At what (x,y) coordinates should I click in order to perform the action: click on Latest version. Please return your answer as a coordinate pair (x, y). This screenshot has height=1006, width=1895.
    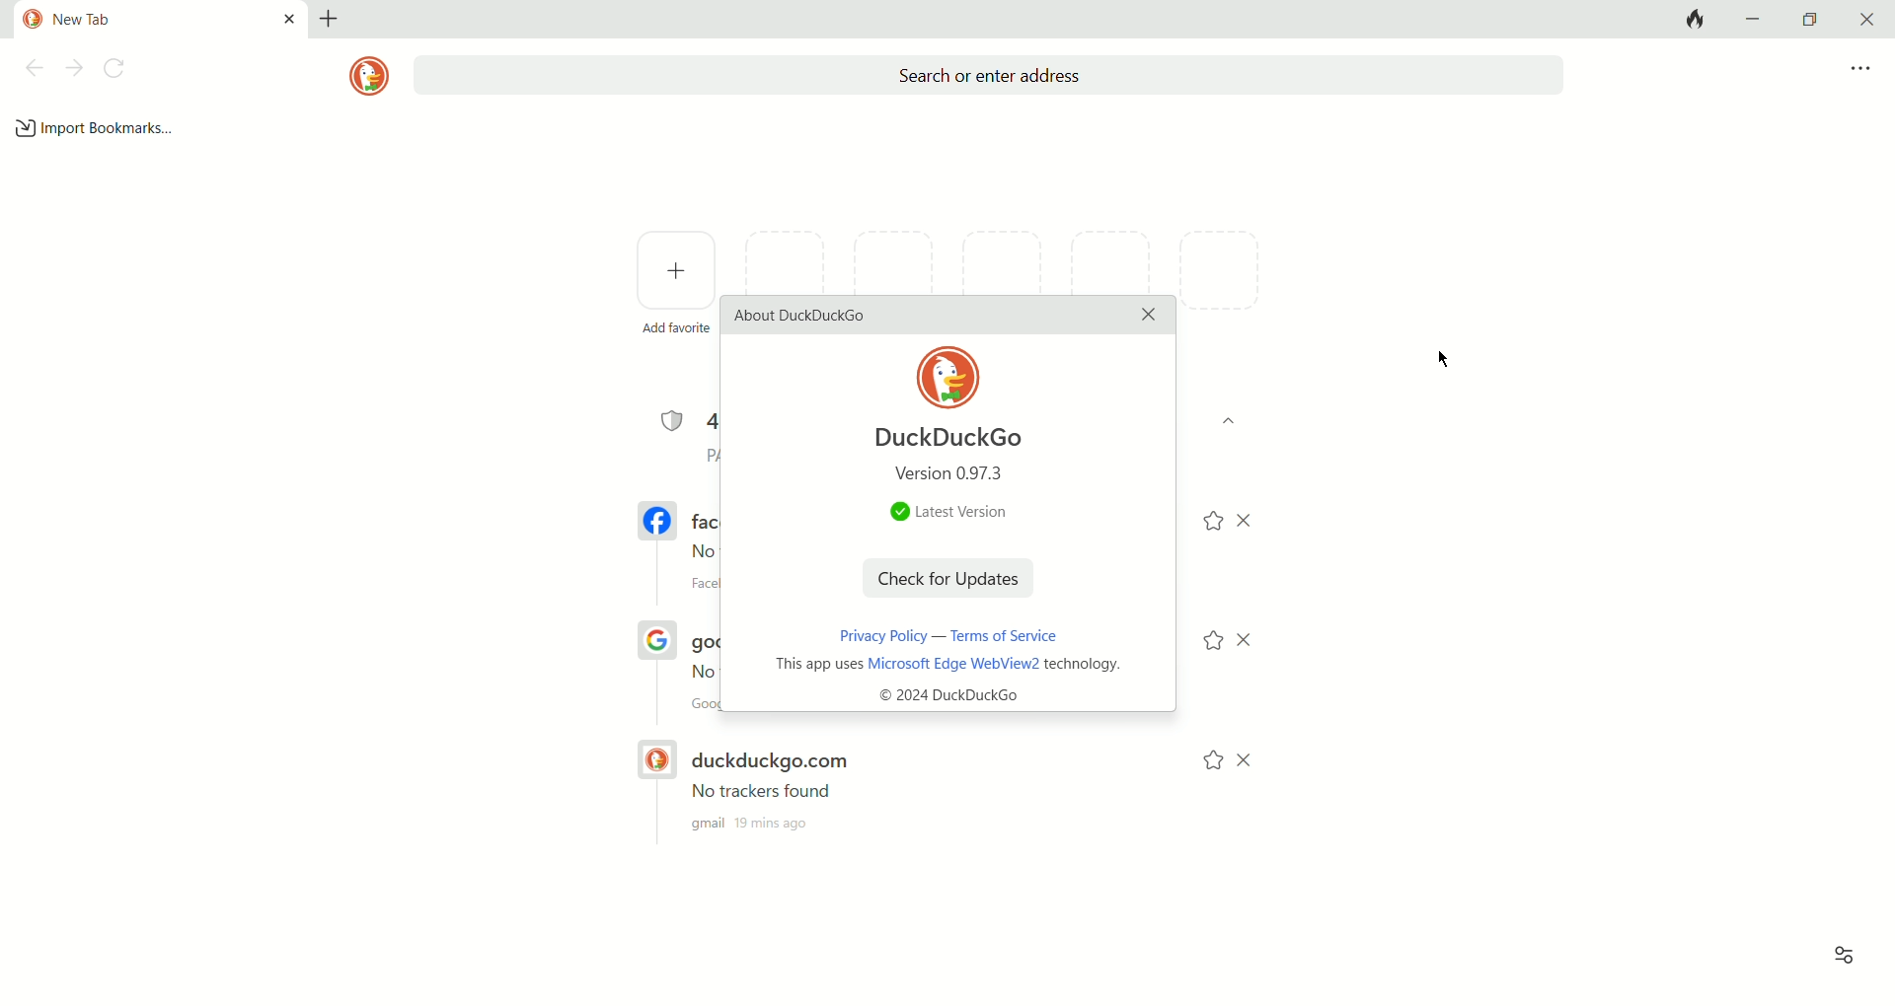
    Looking at the image, I should click on (939, 513).